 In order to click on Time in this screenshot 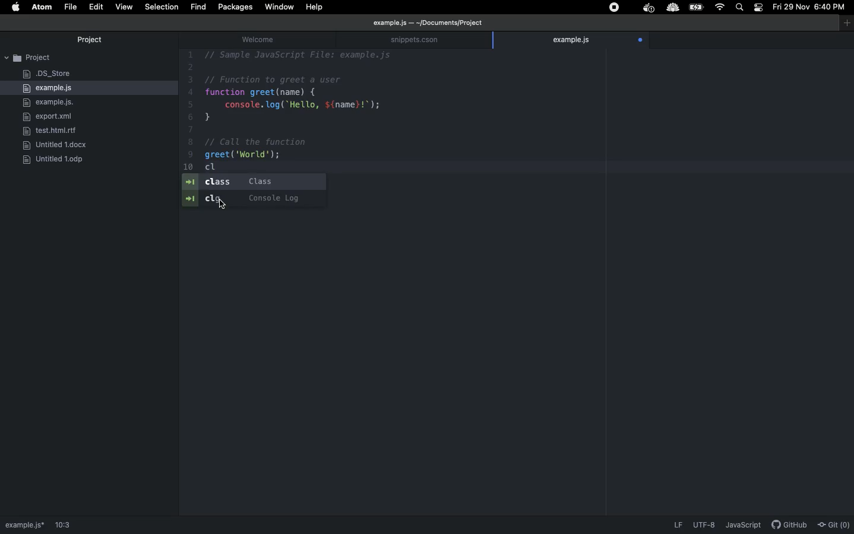, I will do `click(833, 9)`.